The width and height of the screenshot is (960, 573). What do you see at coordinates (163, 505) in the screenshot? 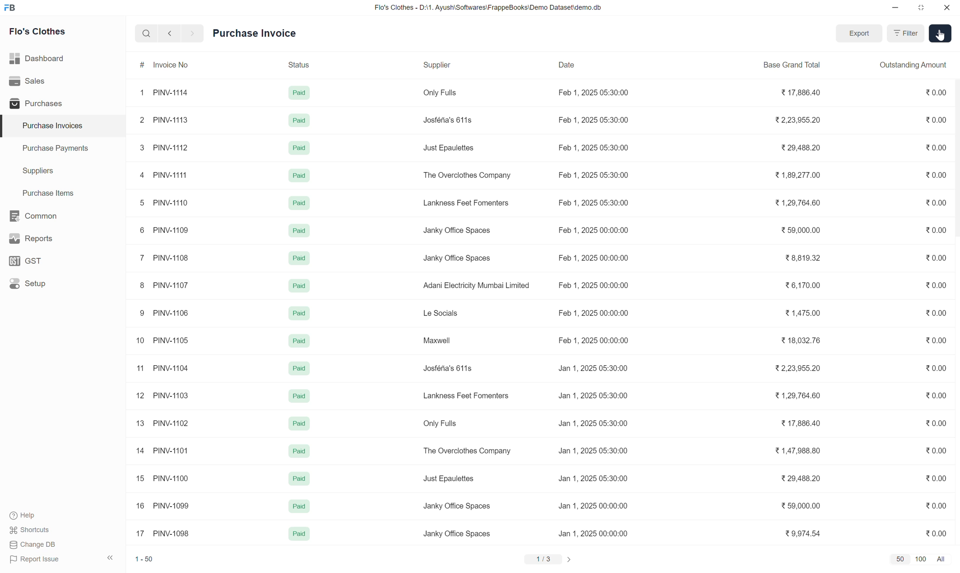
I see `16 PINV-1099` at bounding box center [163, 505].